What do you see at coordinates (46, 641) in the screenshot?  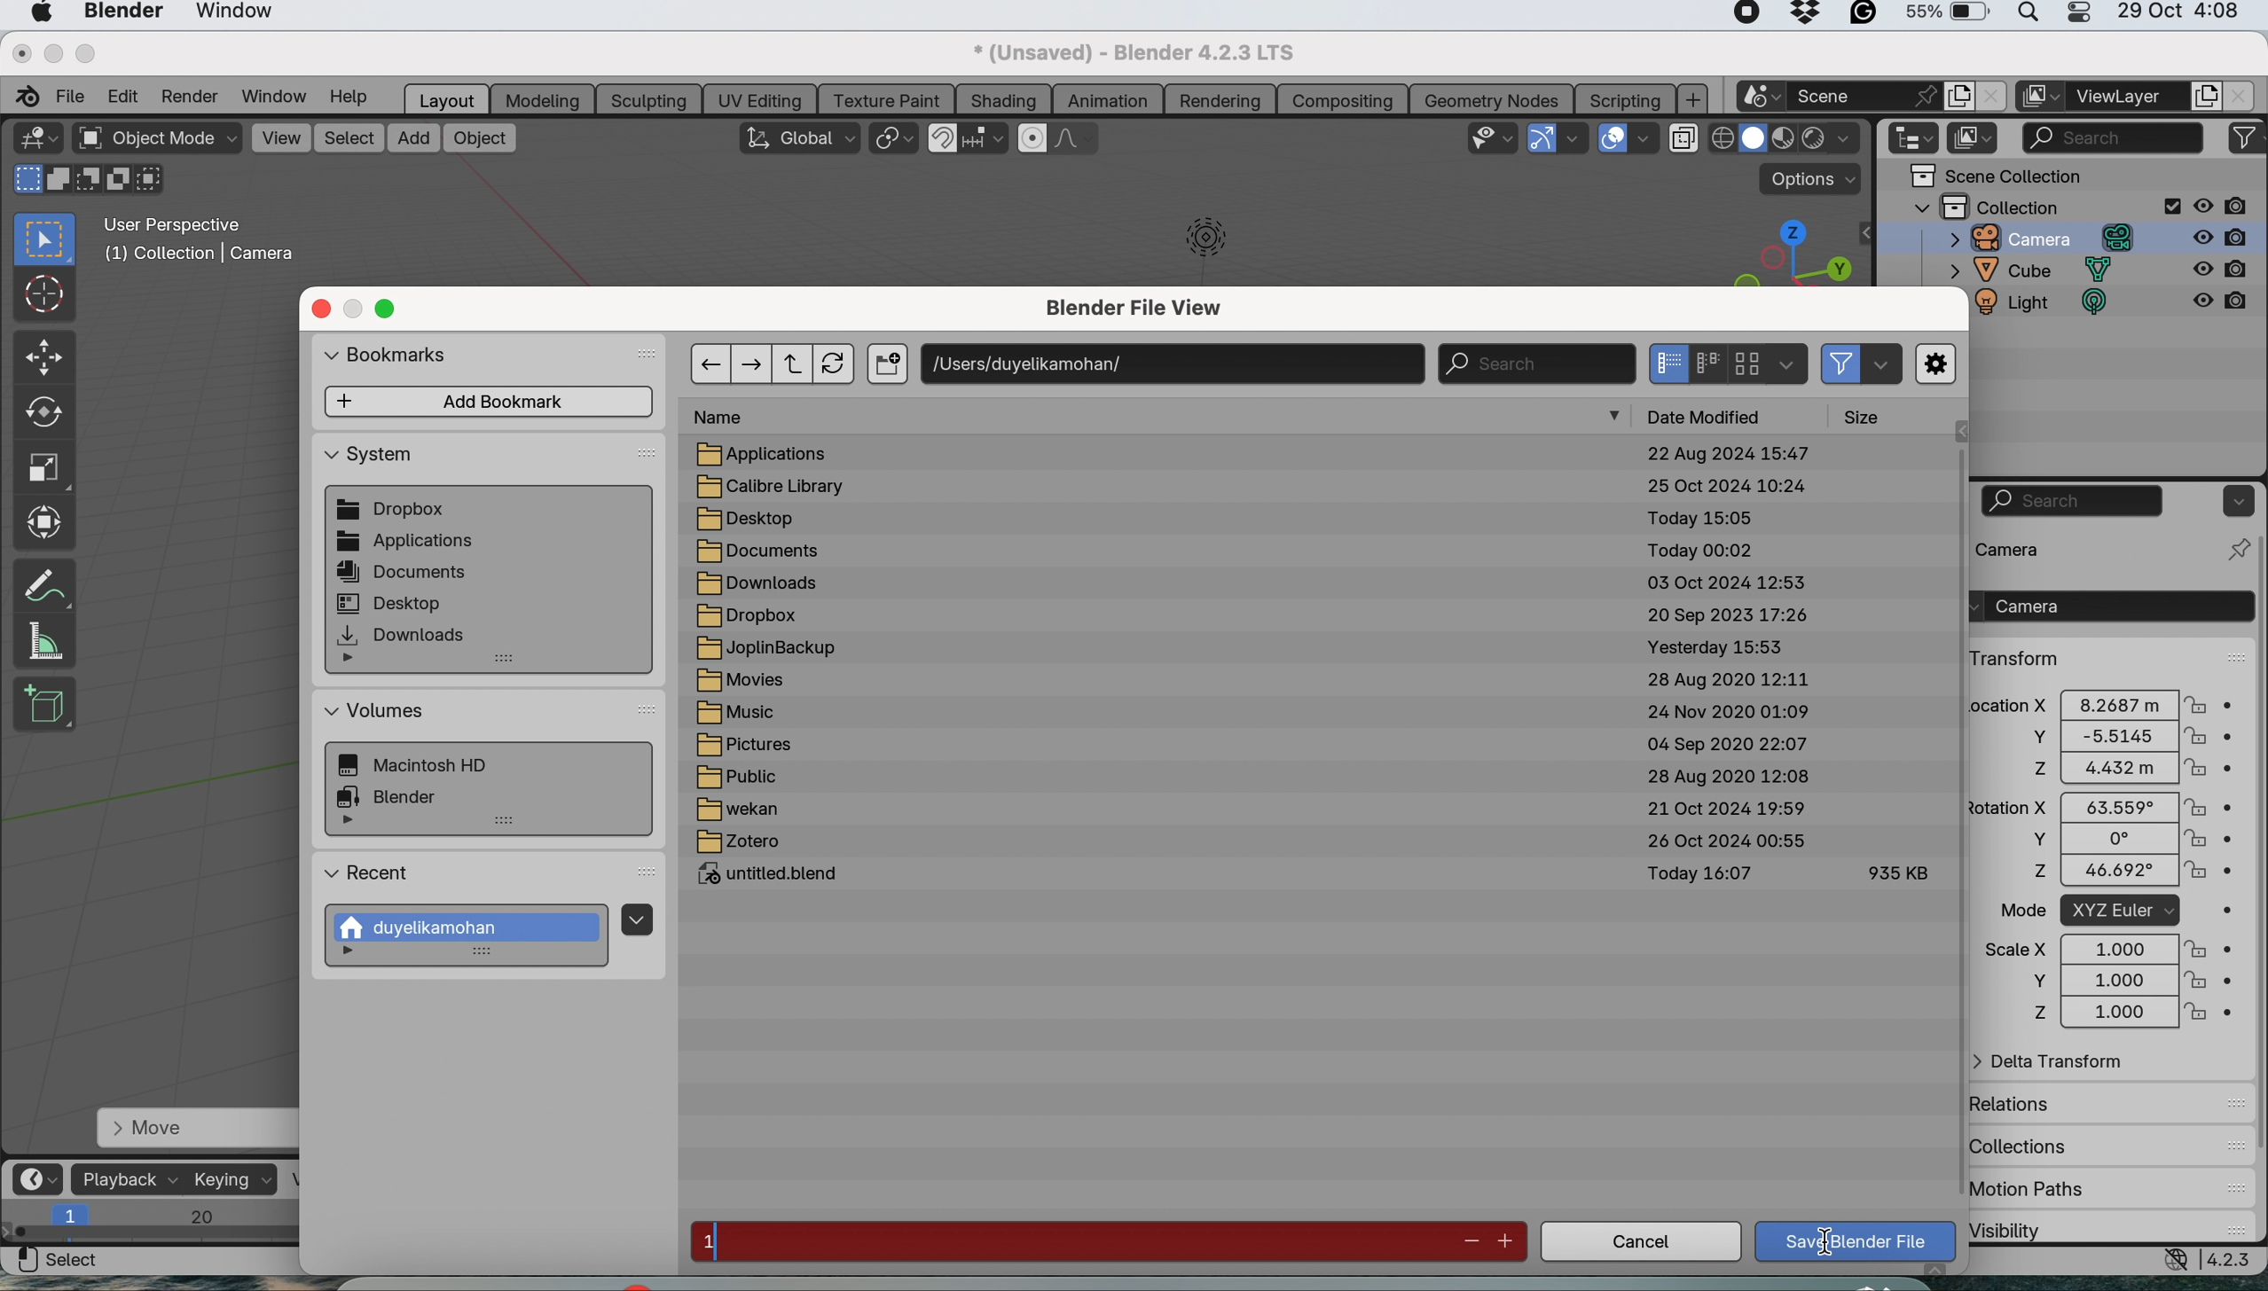 I see `measure` at bounding box center [46, 641].